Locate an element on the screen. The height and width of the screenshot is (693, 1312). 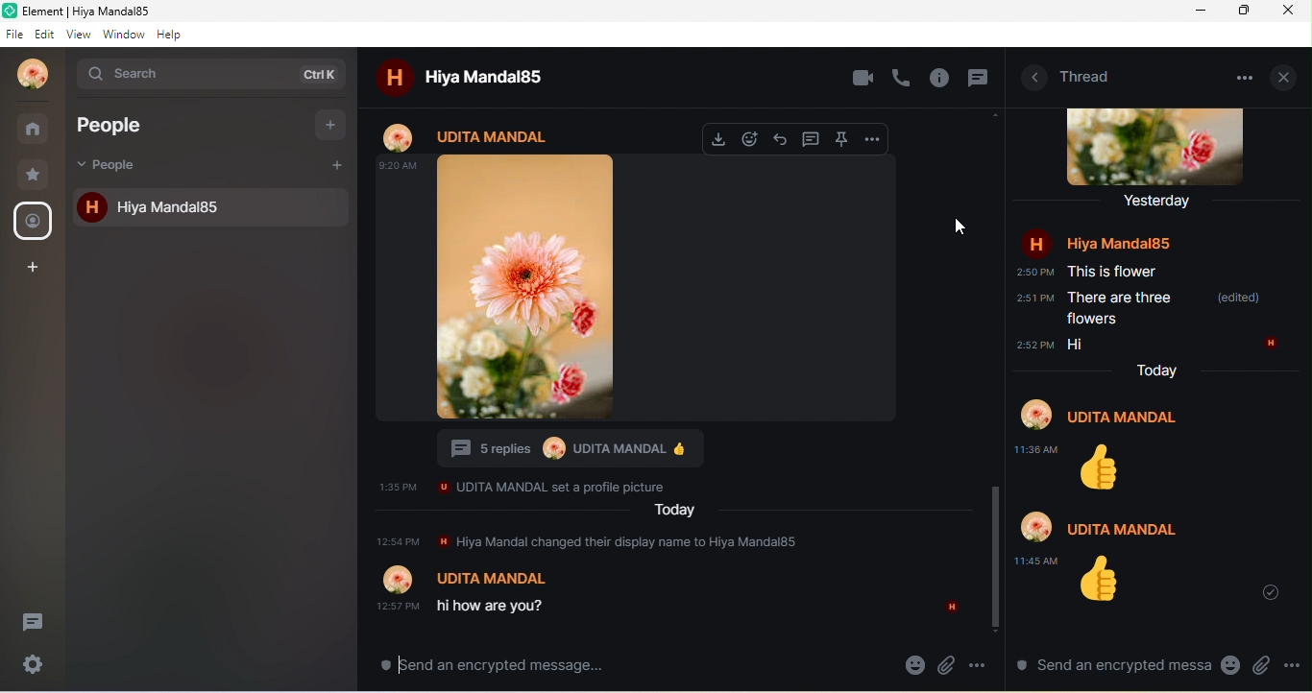
thread is located at coordinates (1088, 76).